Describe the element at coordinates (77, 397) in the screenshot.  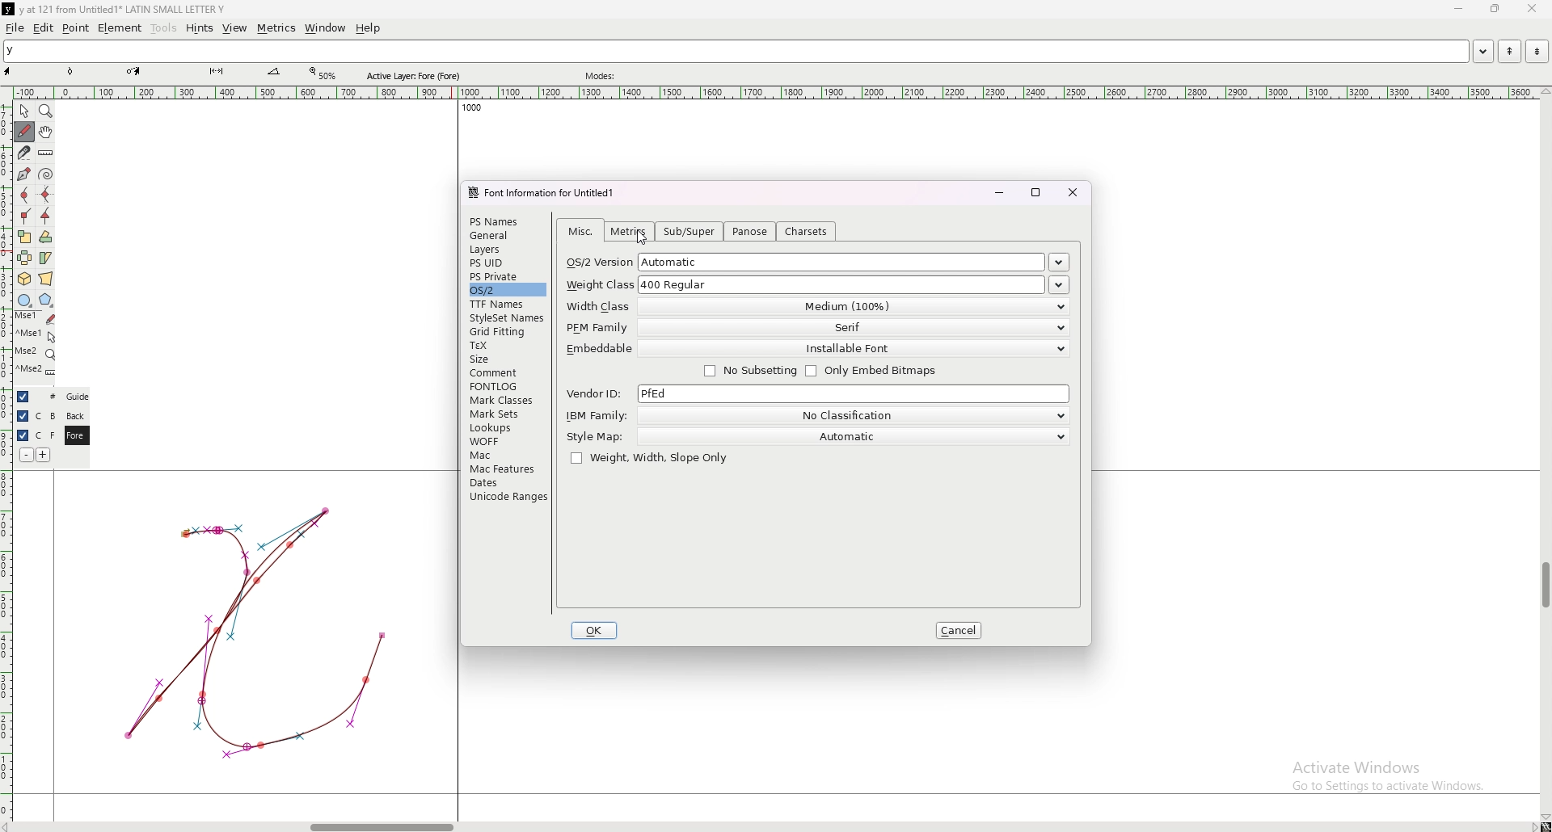
I see `guide` at that location.